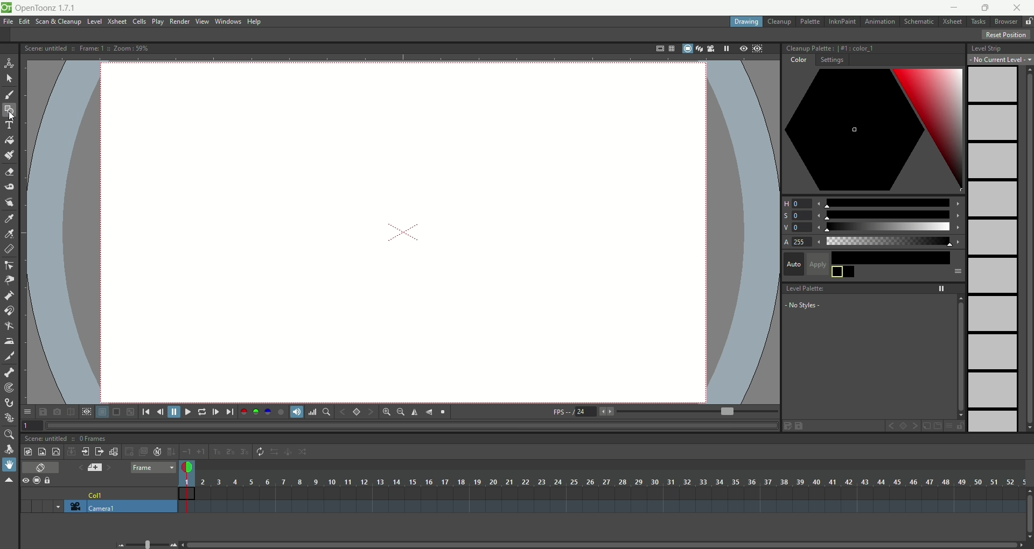 The image size is (1034, 549). Describe the element at coordinates (874, 131) in the screenshot. I see `color picker` at that location.